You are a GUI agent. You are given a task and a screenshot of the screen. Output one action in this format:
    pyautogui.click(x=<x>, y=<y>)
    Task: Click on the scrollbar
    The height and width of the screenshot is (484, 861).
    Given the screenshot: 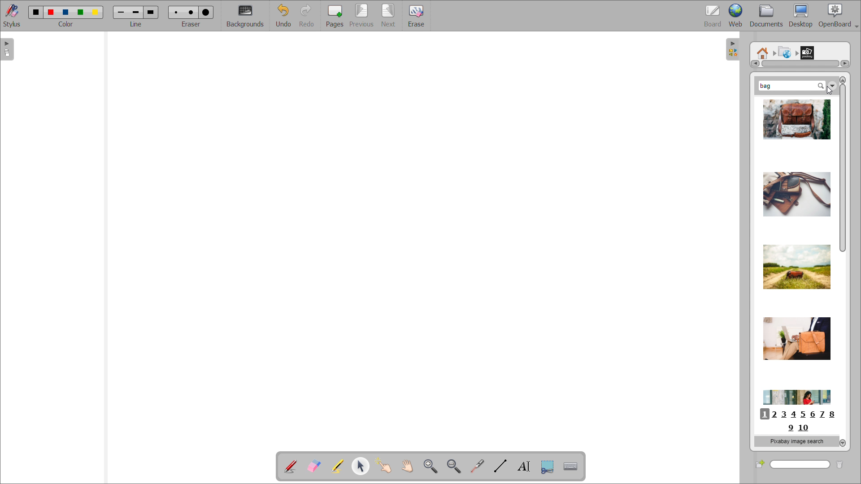 What is the action you would take?
    pyautogui.click(x=800, y=64)
    